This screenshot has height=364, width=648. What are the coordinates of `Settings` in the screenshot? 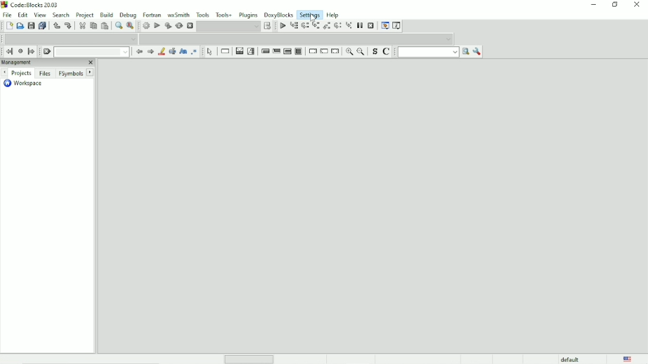 It's located at (310, 15).